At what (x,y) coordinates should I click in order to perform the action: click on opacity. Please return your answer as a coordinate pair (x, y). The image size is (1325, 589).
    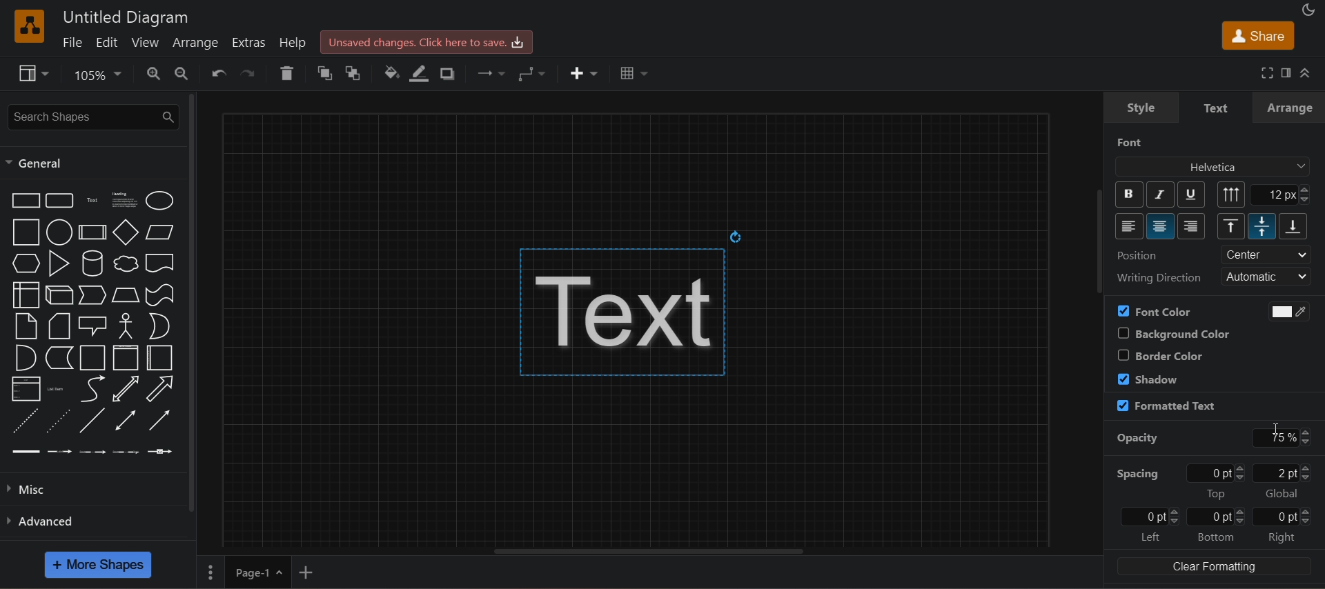
    Looking at the image, I should click on (1138, 439).